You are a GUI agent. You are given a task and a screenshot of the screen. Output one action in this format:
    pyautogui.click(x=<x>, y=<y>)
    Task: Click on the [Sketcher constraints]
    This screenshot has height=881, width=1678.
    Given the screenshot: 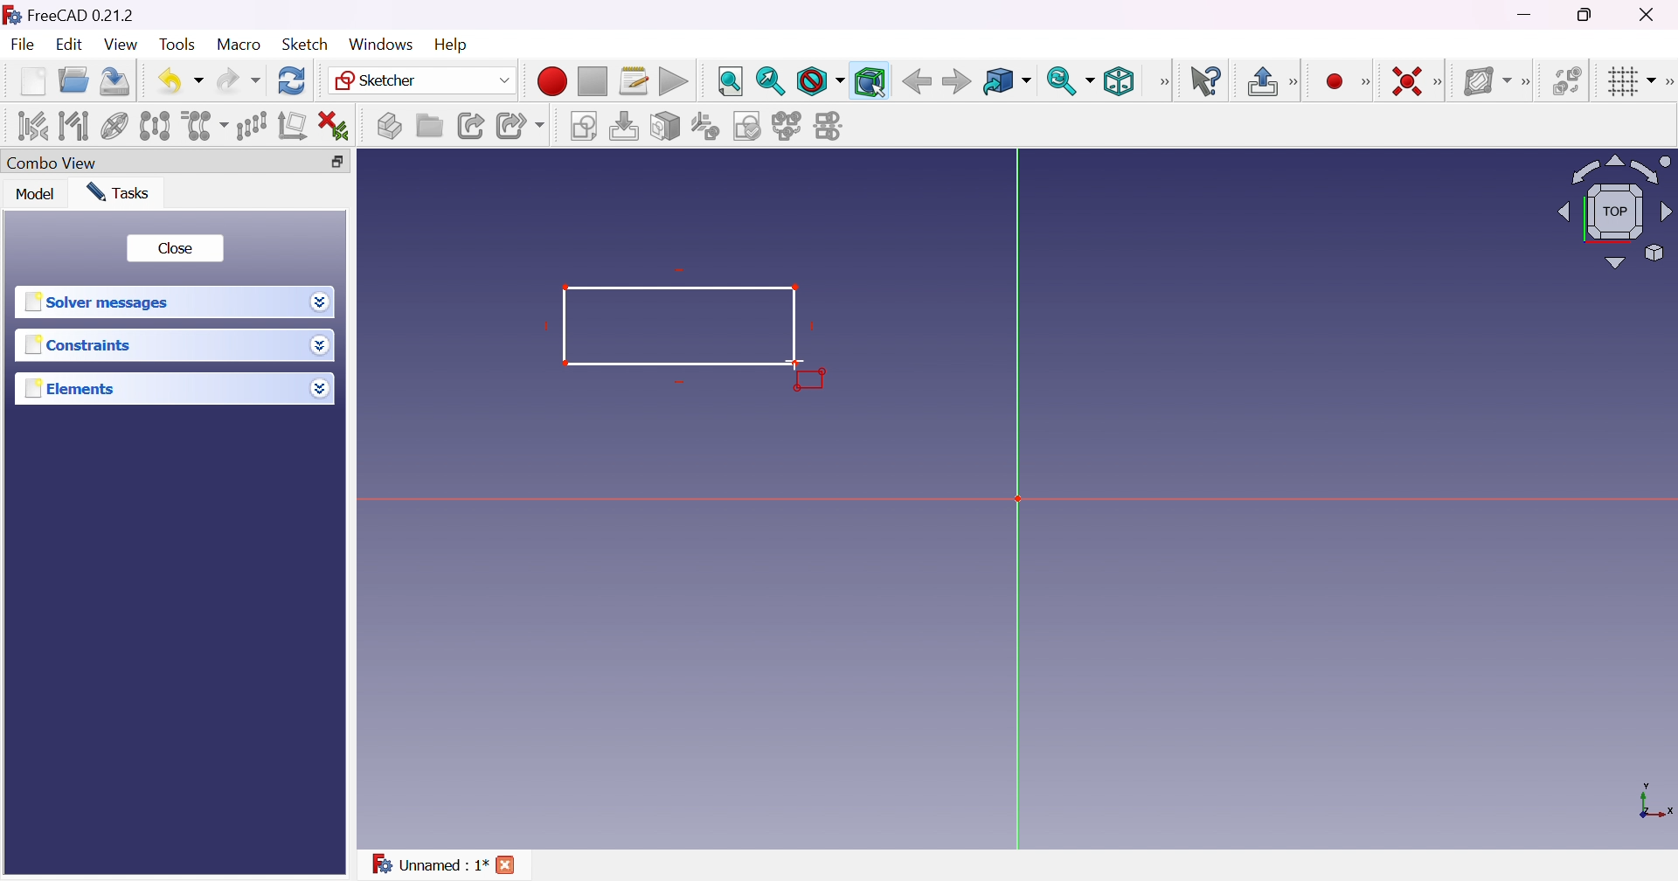 What is the action you would take?
    pyautogui.click(x=1441, y=83)
    